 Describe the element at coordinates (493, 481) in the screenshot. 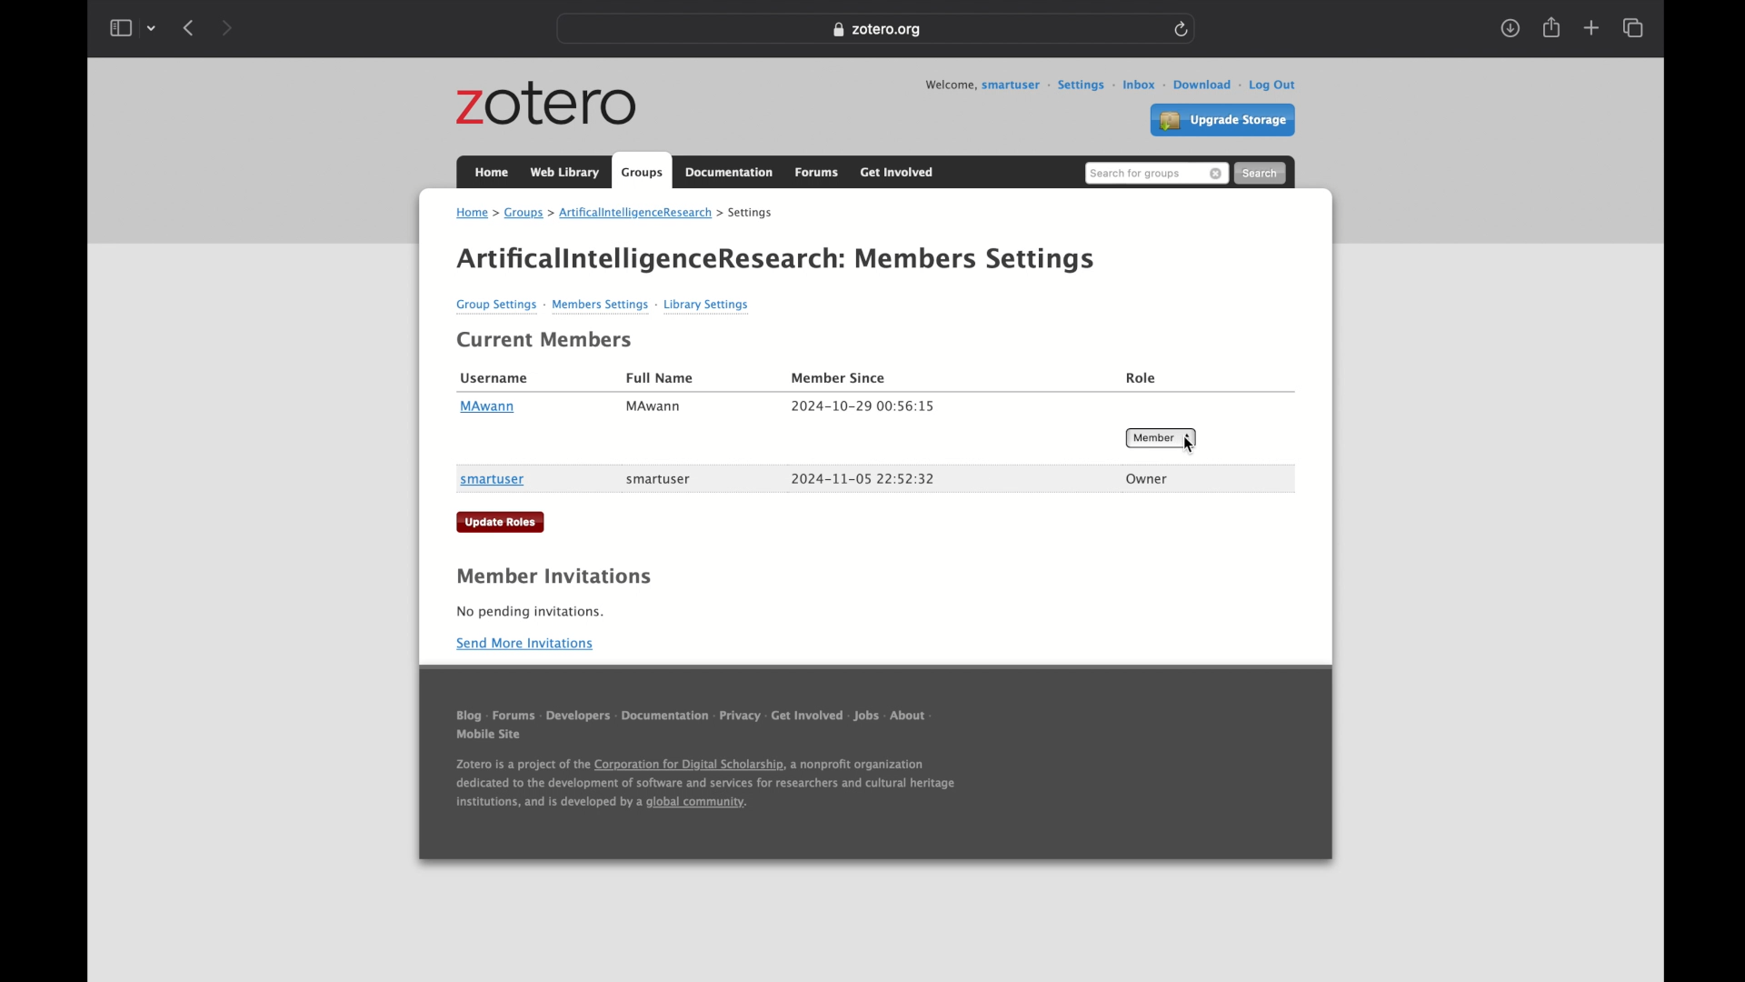

I see `smartuser` at that location.